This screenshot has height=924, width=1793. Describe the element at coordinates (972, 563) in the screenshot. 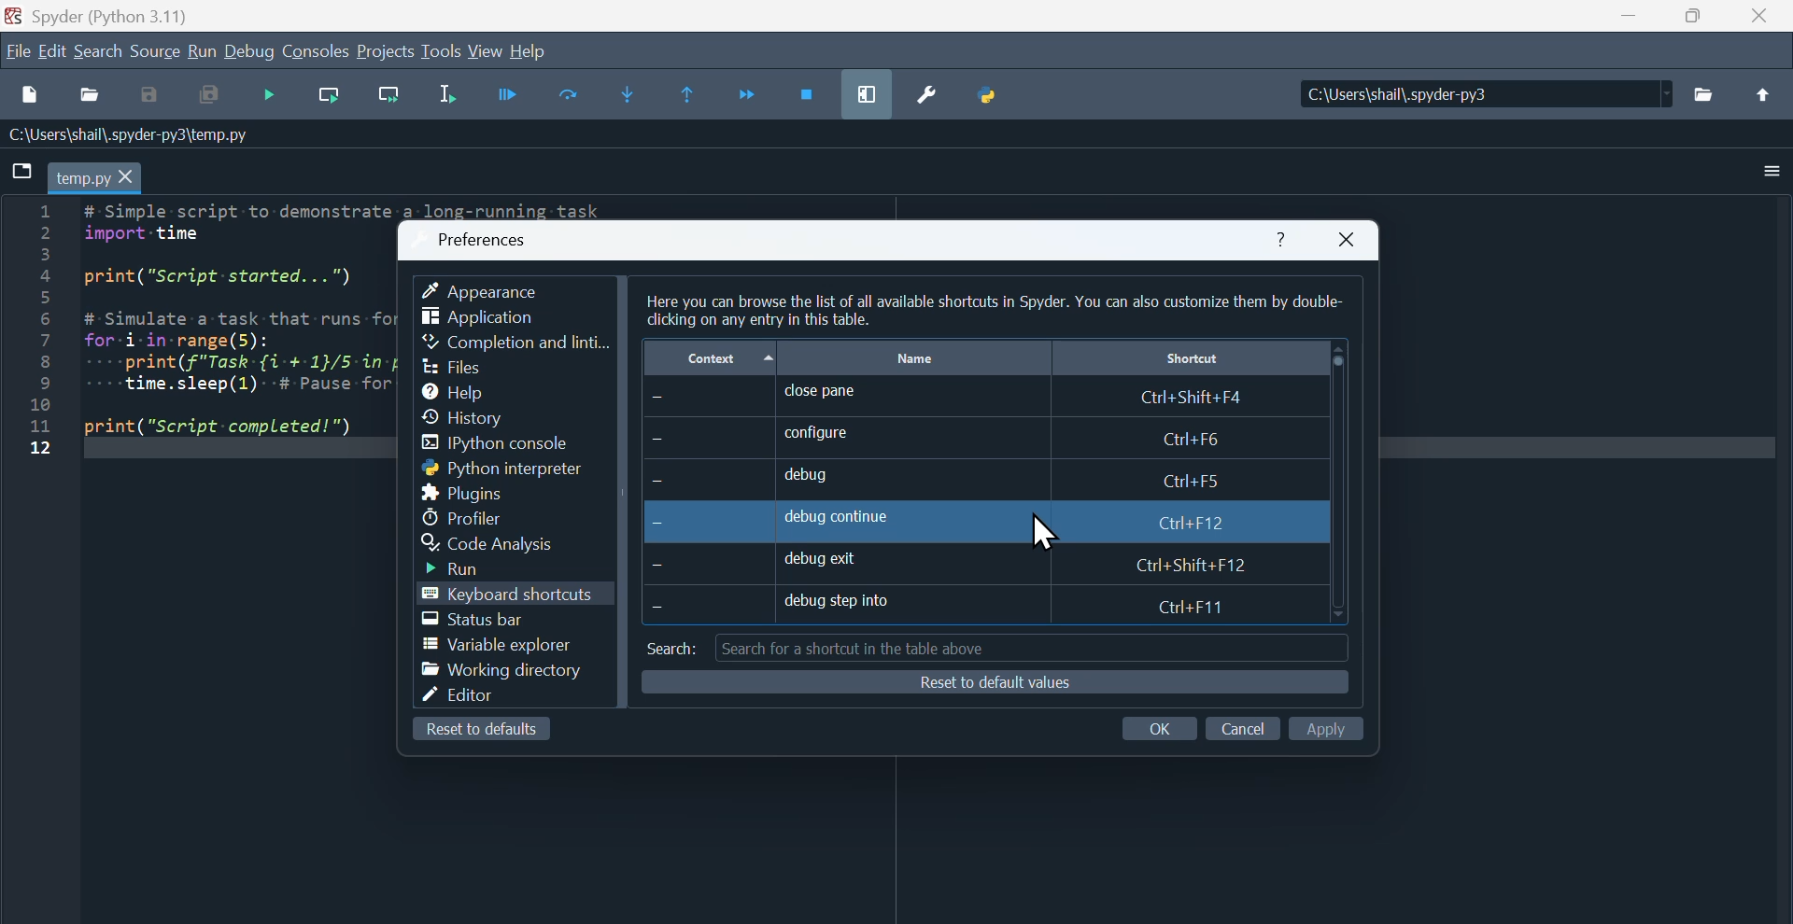

I see `debug exit` at that location.